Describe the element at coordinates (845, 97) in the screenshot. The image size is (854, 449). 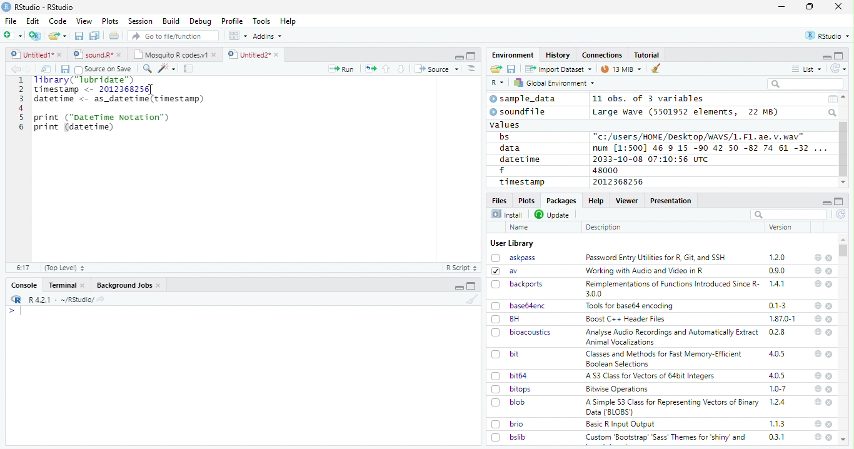
I see `scroll up` at that location.